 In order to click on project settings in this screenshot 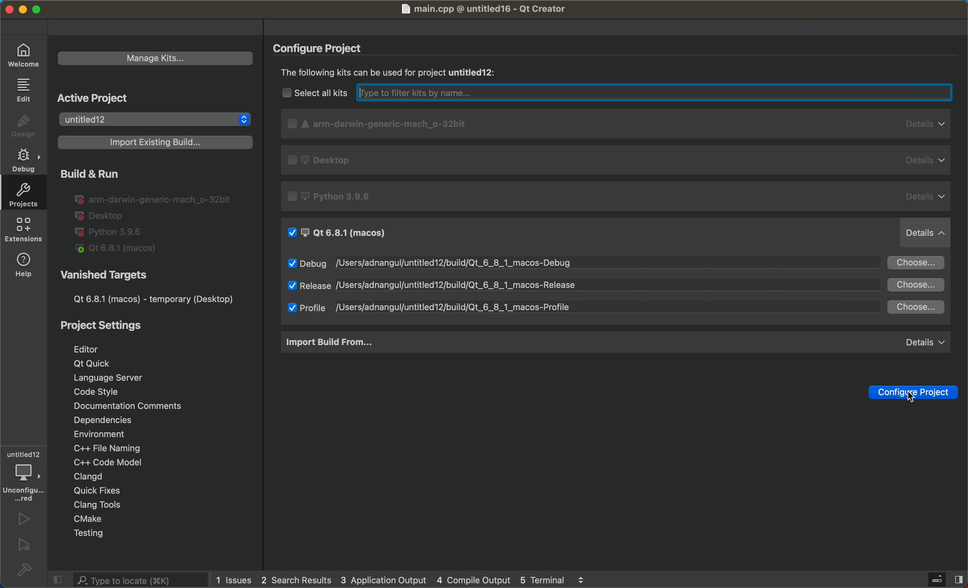, I will do `click(157, 405)`.